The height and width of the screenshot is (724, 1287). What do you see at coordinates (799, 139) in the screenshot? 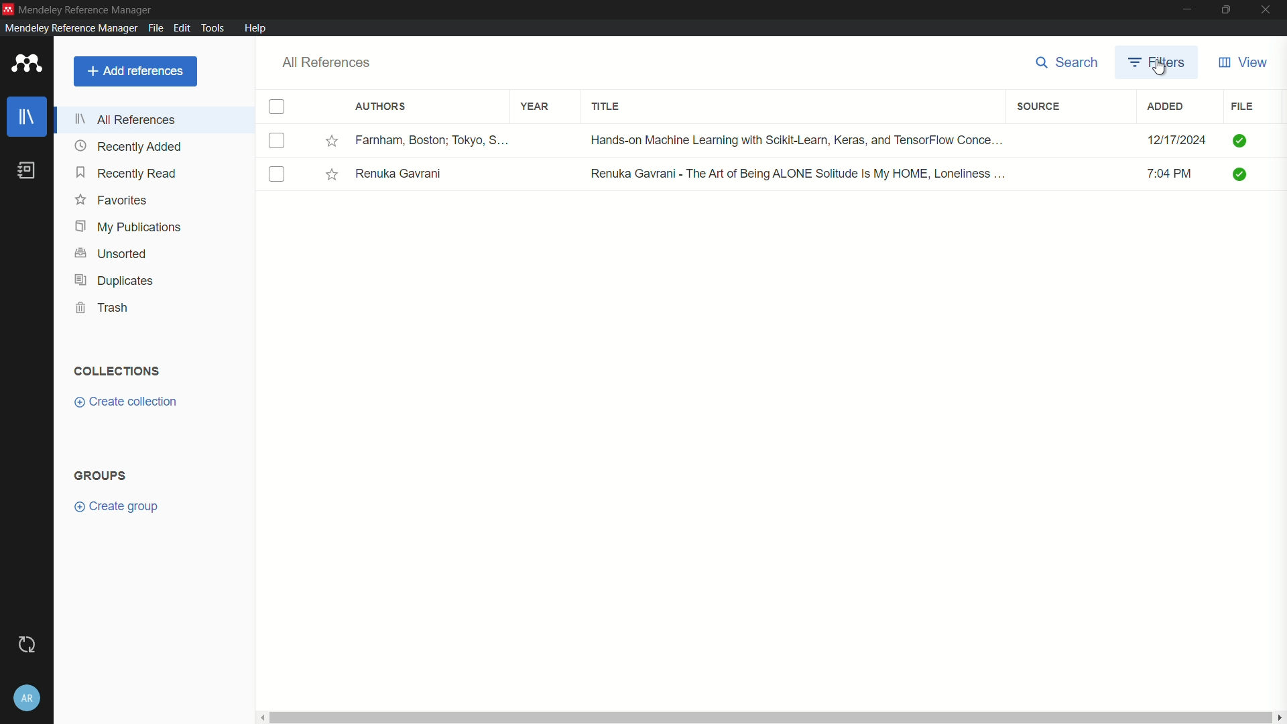
I see `Hands-on Machine Learning with Scikit-Learn, Keras, and TensorFlow Conce...` at bounding box center [799, 139].